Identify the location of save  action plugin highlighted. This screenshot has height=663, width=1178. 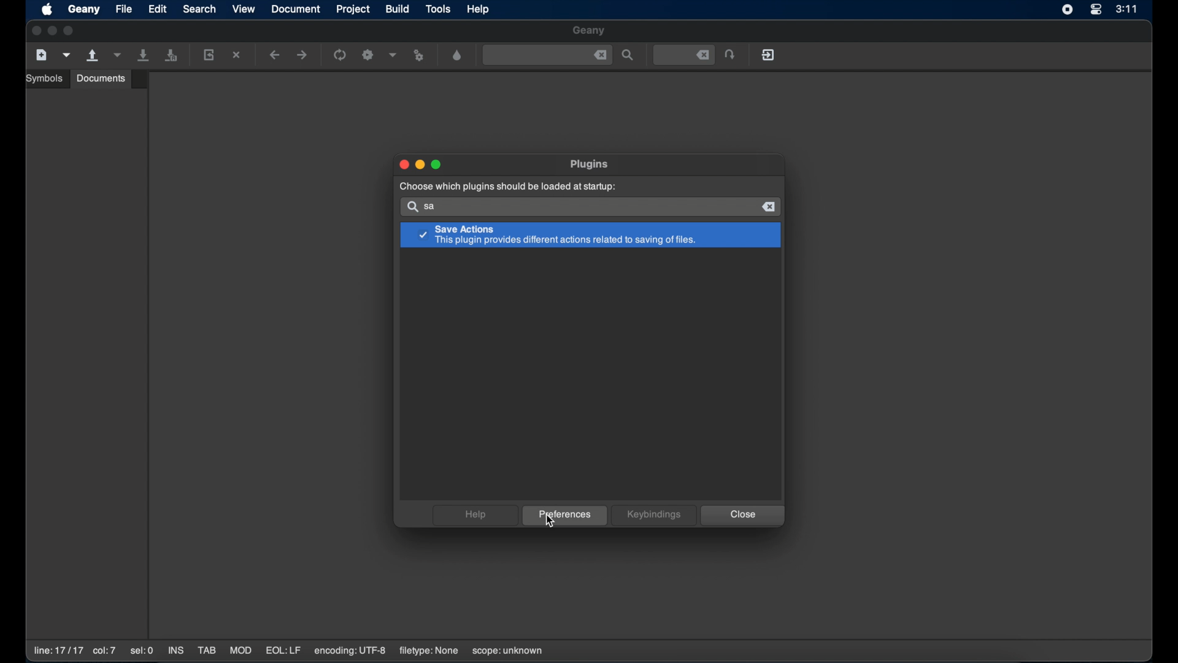
(591, 236).